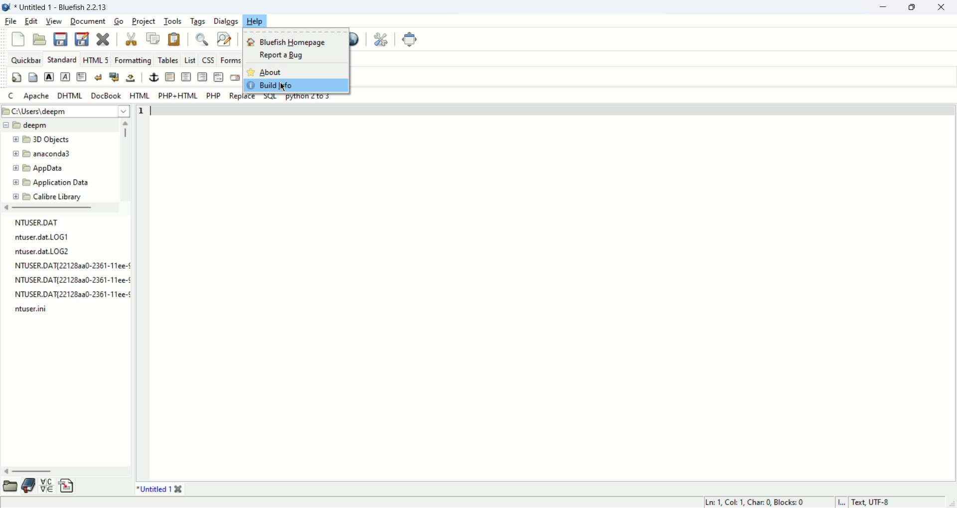 The height and width of the screenshot is (508, 957). What do you see at coordinates (53, 22) in the screenshot?
I see `view` at bounding box center [53, 22].